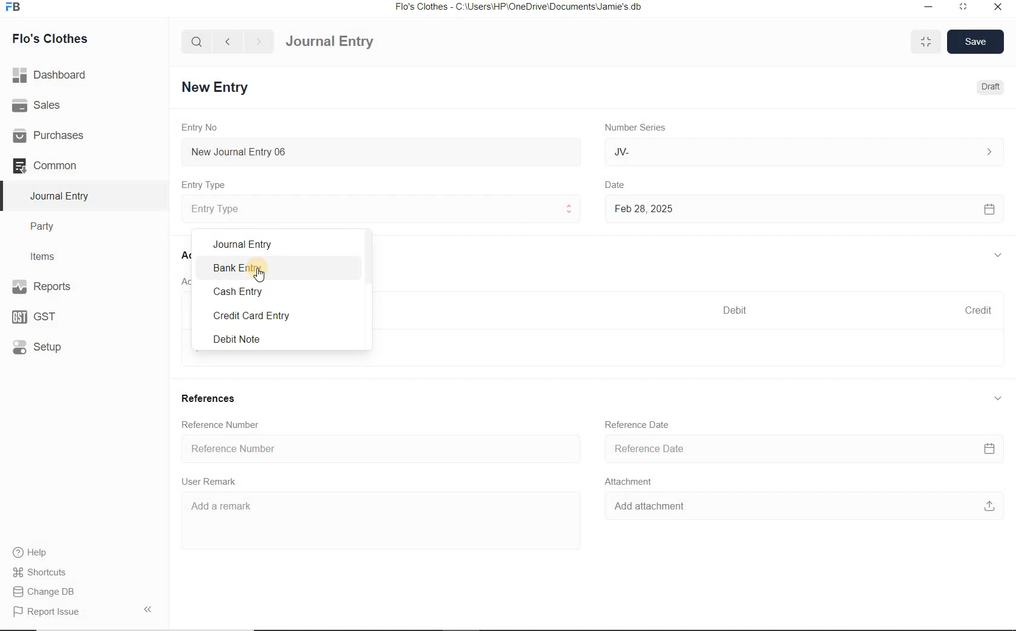 The width and height of the screenshot is (1016, 631). I want to click on Add a remark, so click(370, 510).